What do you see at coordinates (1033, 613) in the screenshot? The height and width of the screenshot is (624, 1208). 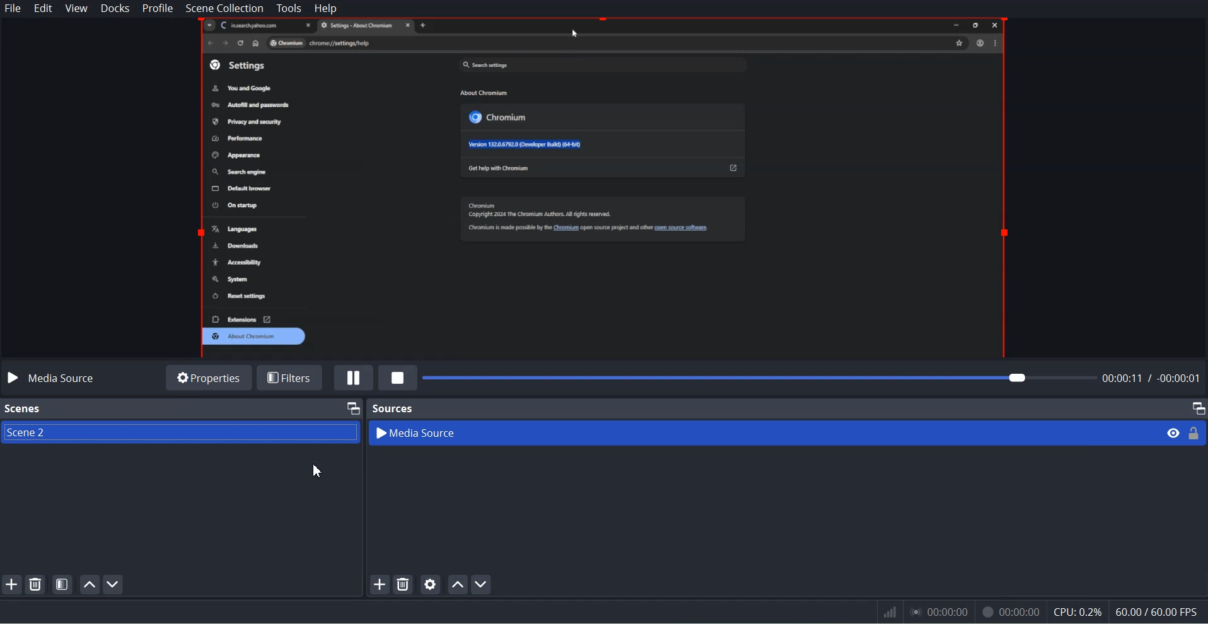 I see `Information Display` at bounding box center [1033, 613].